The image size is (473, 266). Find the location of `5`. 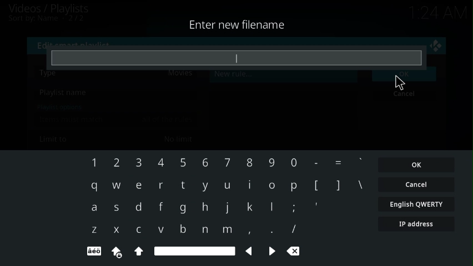

5 is located at coordinates (183, 162).